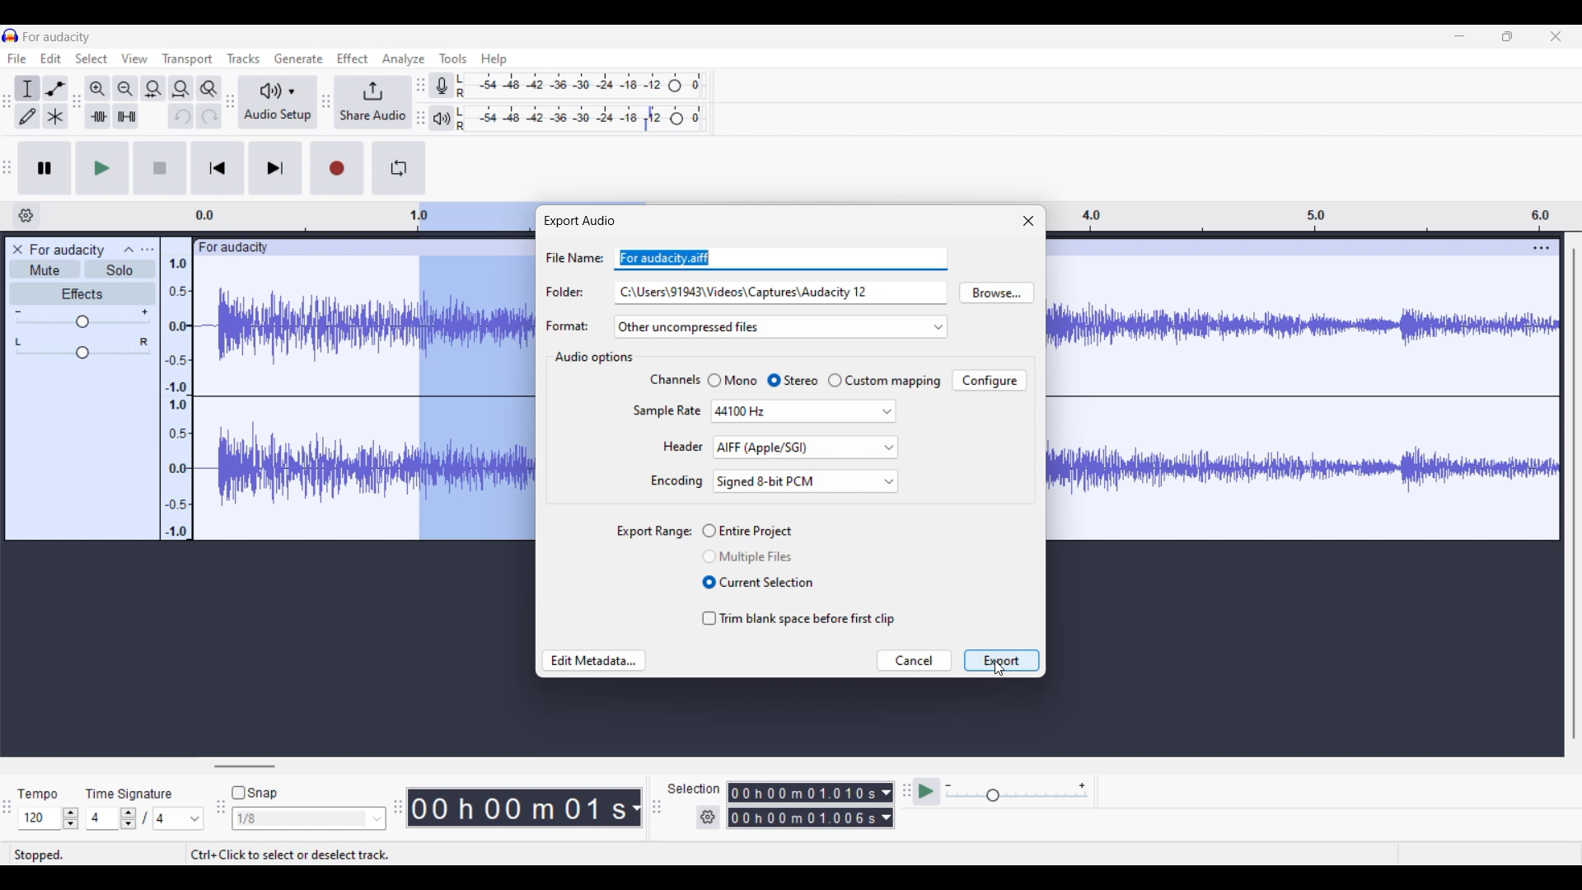  Describe the element at coordinates (756, 530) in the screenshot. I see `Entire Project` at that location.